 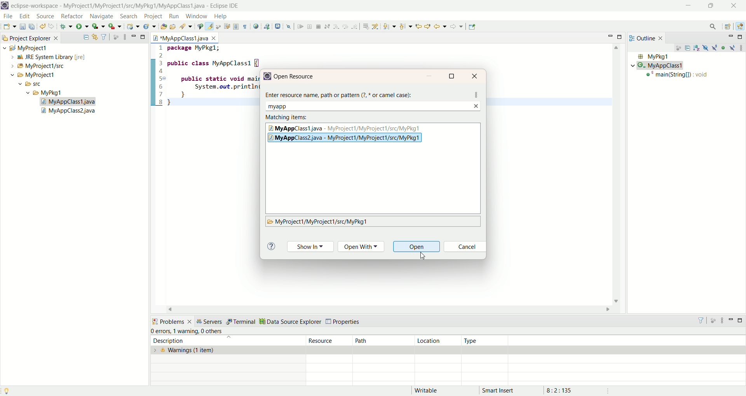 What do you see at coordinates (196, 16) in the screenshot?
I see `window` at bounding box center [196, 16].